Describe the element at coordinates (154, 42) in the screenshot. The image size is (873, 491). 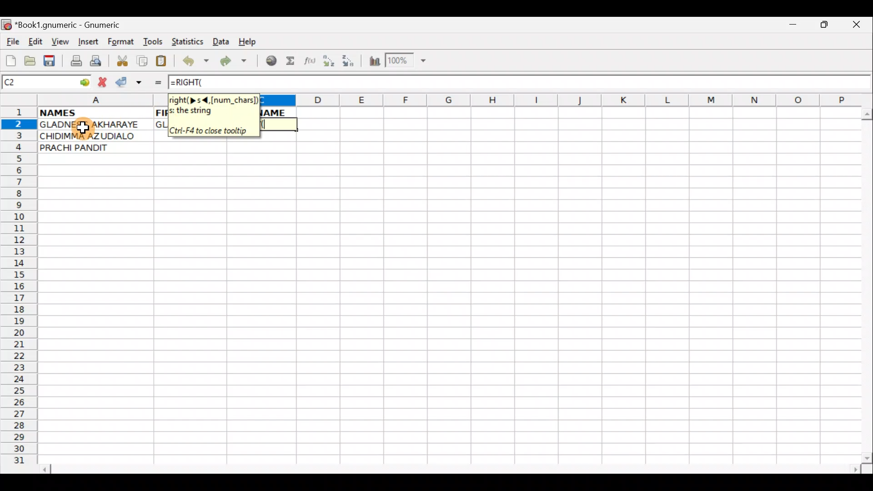
I see `Tools` at that location.